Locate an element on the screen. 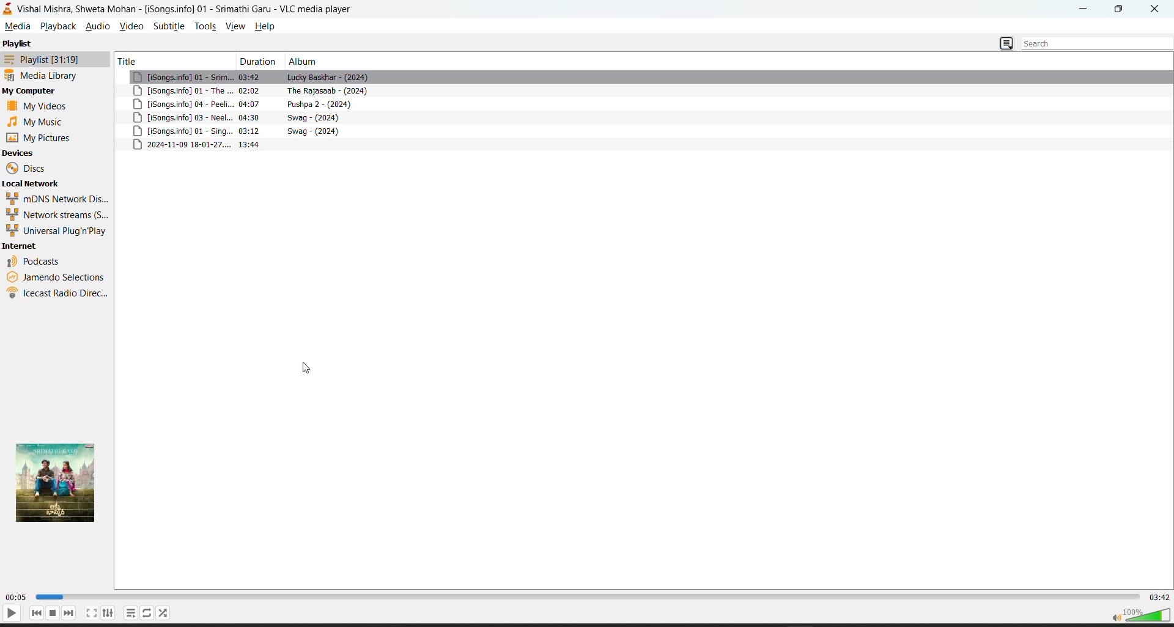 This screenshot has height=627, width=1174. vishal mishra, shweta mohan-song info 01-vlc media player is located at coordinates (189, 7).